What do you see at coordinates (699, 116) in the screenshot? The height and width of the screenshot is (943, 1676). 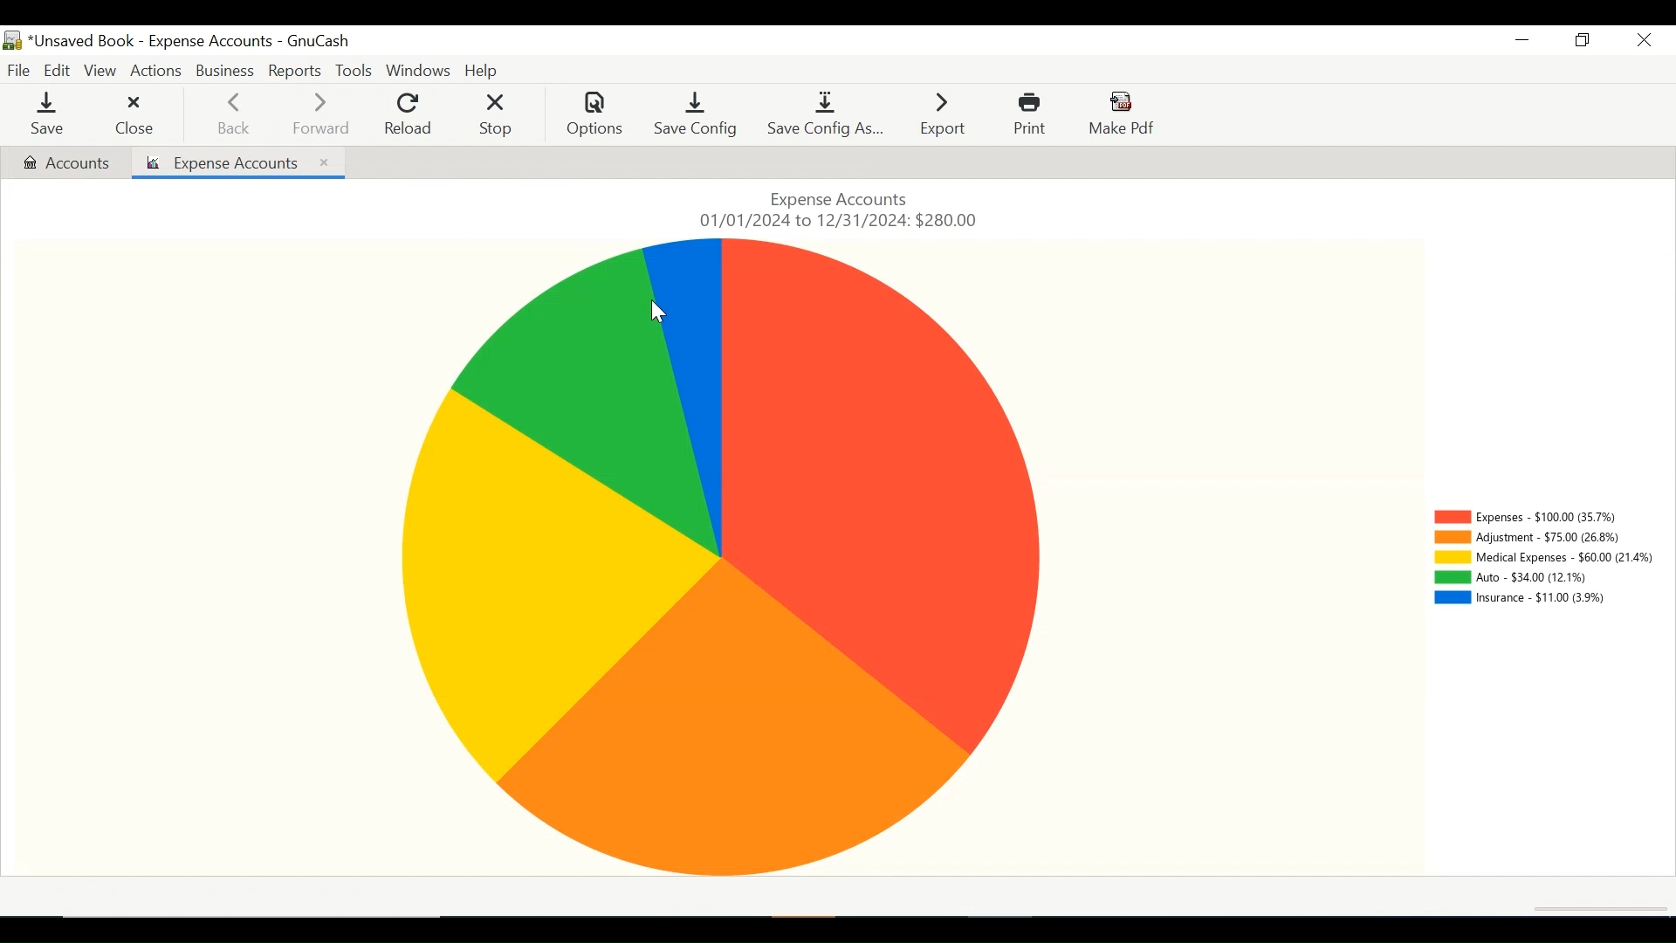 I see `Save Config` at bounding box center [699, 116].